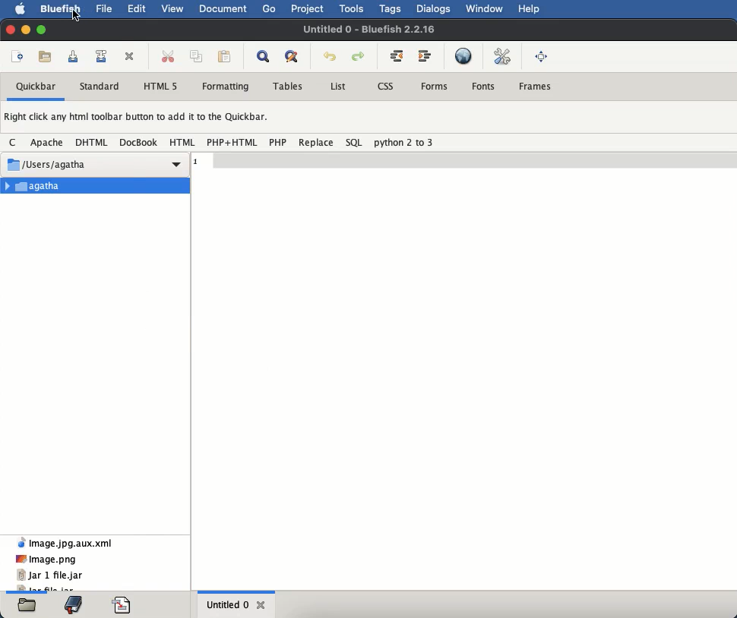  What do you see at coordinates (100, 87) in the screenshot?
I see `standard` at bounding box center [100, 87].